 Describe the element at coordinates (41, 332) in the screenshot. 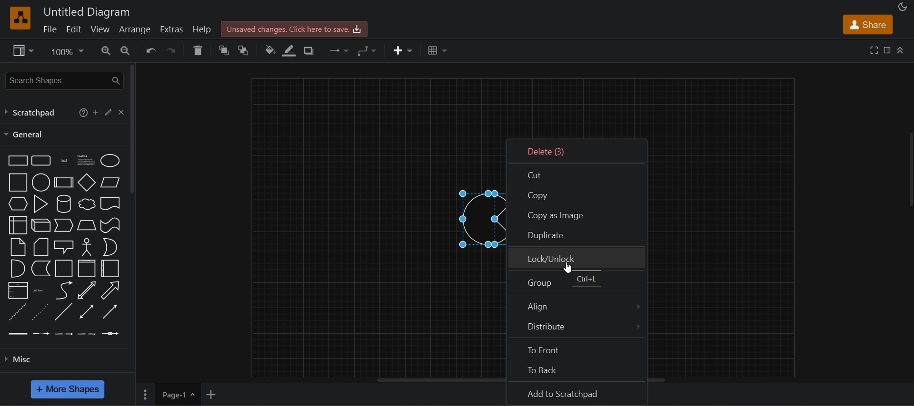

I see `connector with label` at that location.